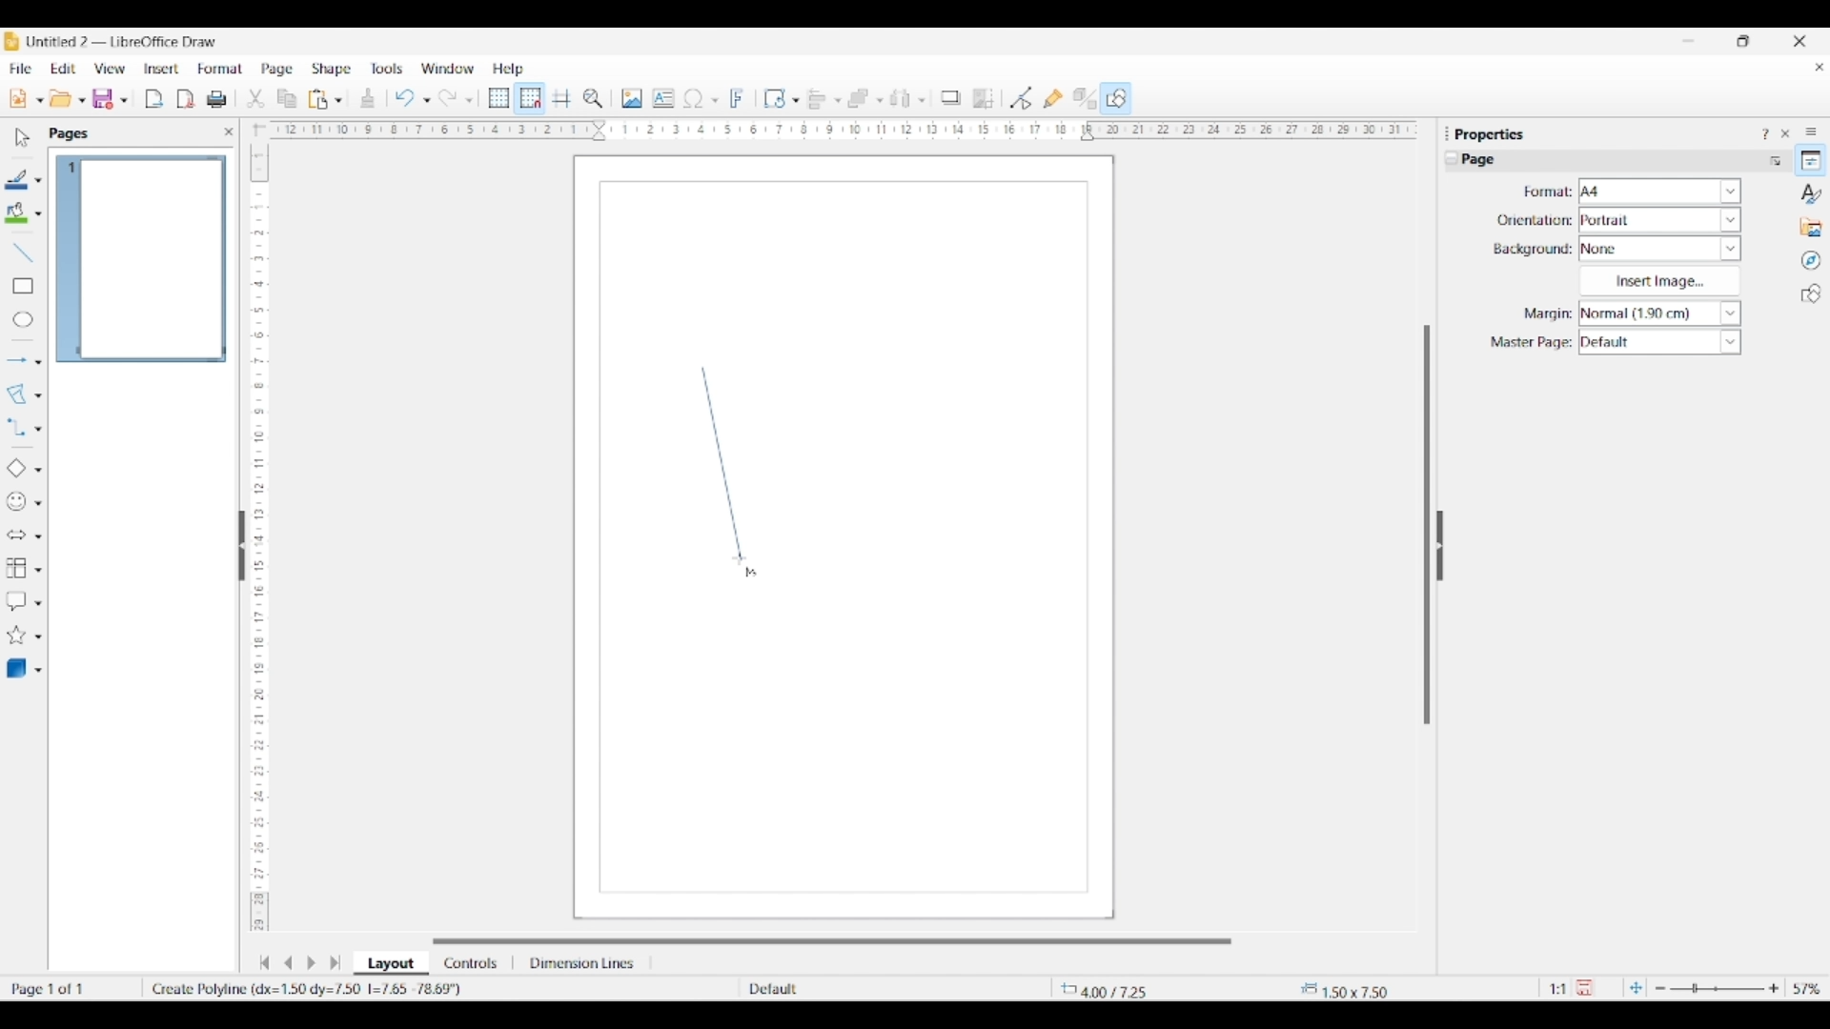 This screenshot has height=1029, width=1830. Describe the element at coordinates (256, 529) in the screenshot. I see `Vertical ruler` at that location.